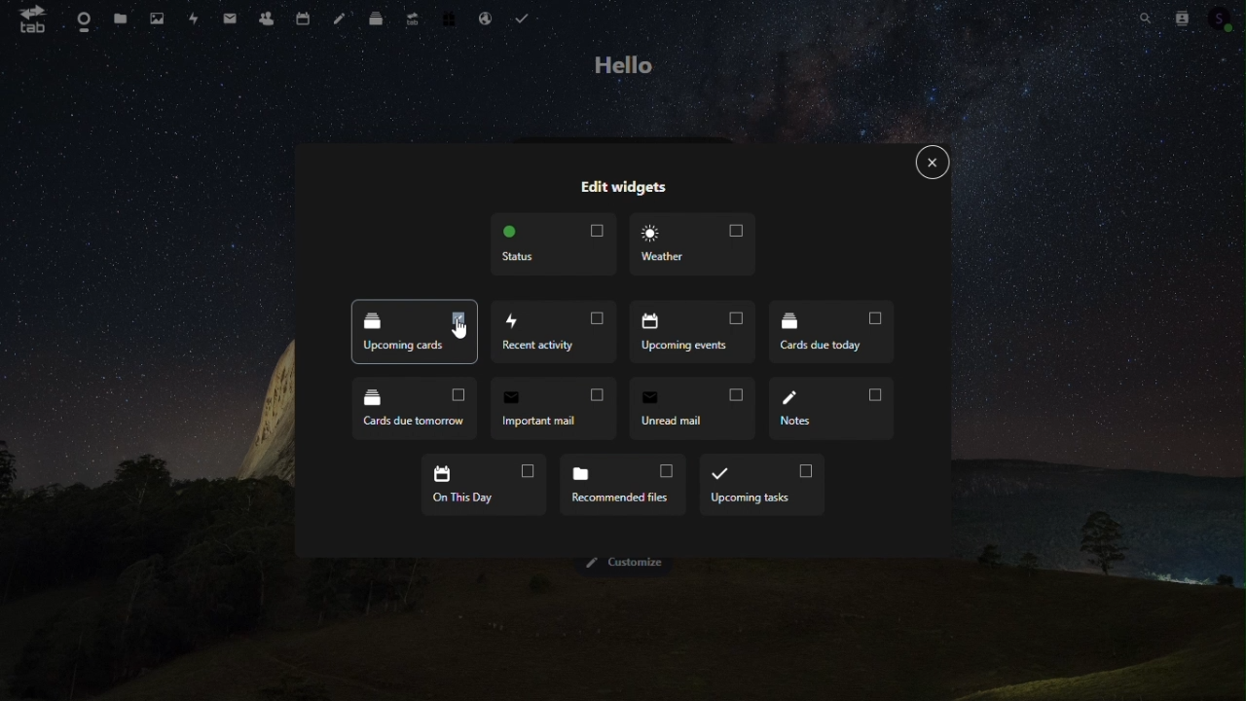  I want to click on Status, so click(552, 243).